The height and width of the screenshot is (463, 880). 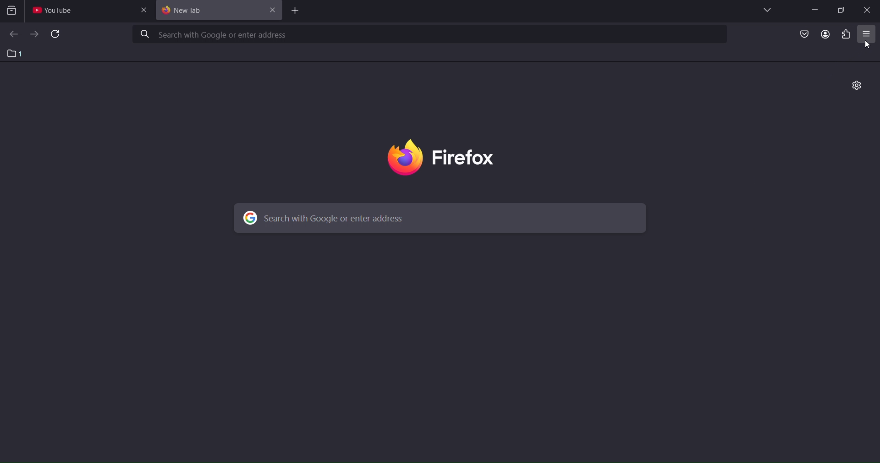 What do you see at coordinates (464, 157) in the screenshot?
I see `image` at bounding box center [464, 157].